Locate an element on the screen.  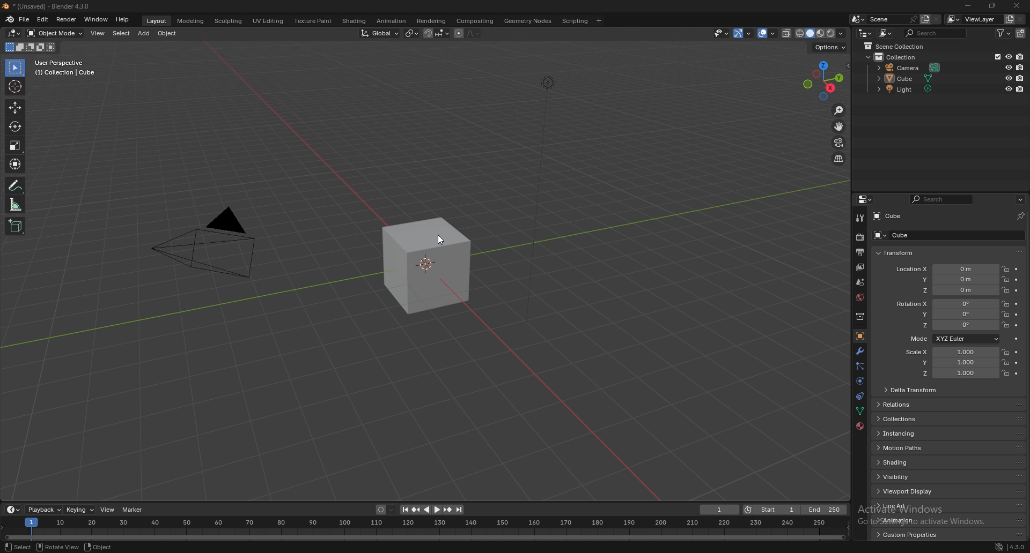
mode is located at coordinates (32, 47).